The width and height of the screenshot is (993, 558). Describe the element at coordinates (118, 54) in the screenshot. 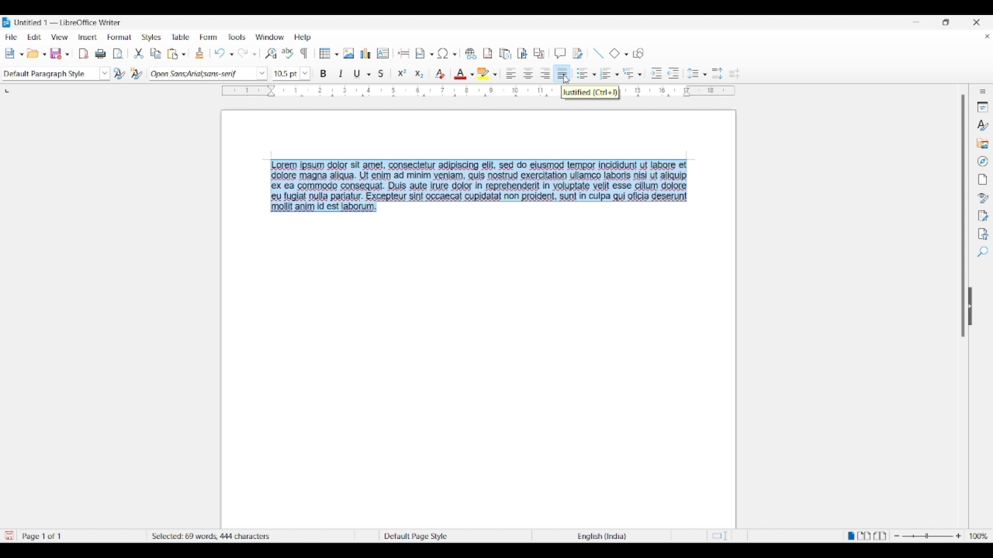

I see `Toggle print preview` at that location.